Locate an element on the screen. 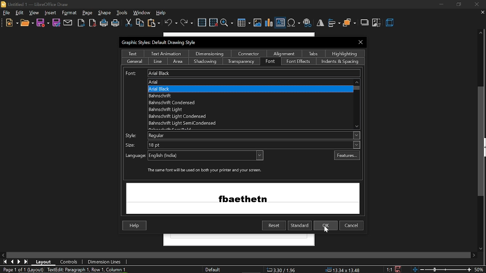 The width and height of the screenshot is (486, 273). insert image is located at coordinates (258, 22).